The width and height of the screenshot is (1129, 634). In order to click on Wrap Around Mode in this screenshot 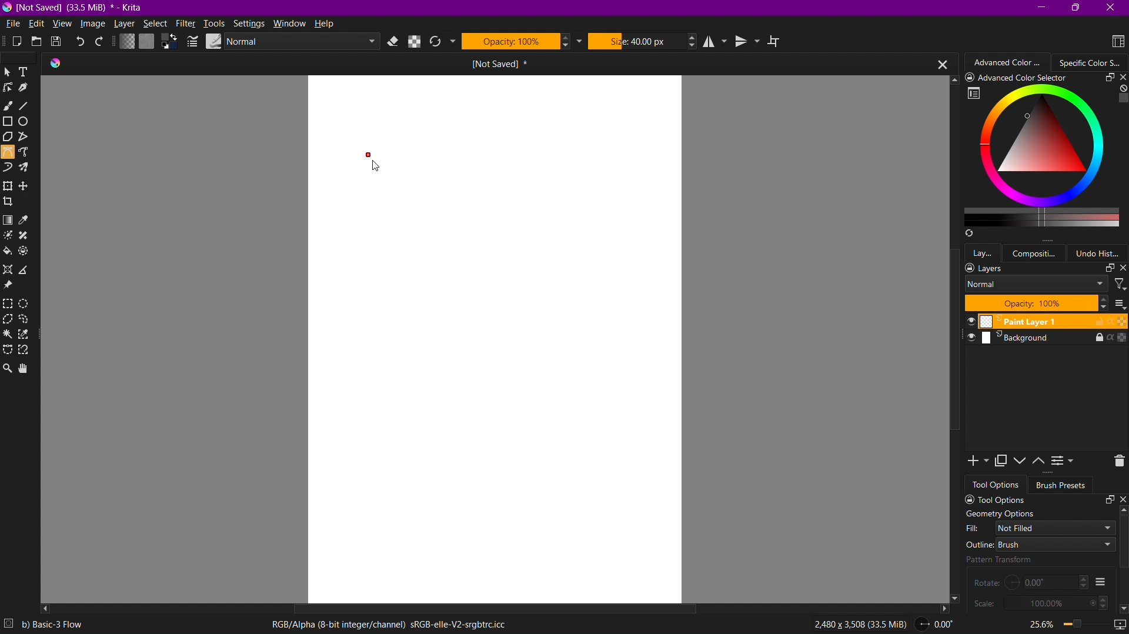, I will do `click(779, 42)`.